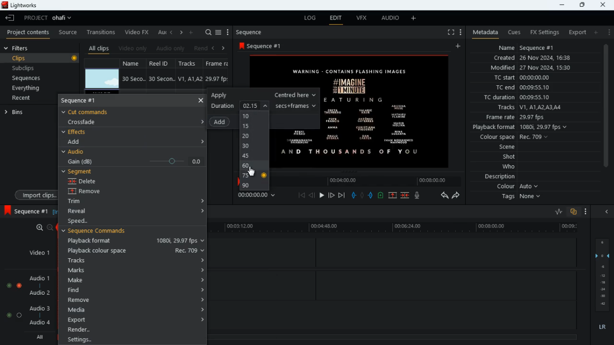  I want to click on make, so click(133, 280).